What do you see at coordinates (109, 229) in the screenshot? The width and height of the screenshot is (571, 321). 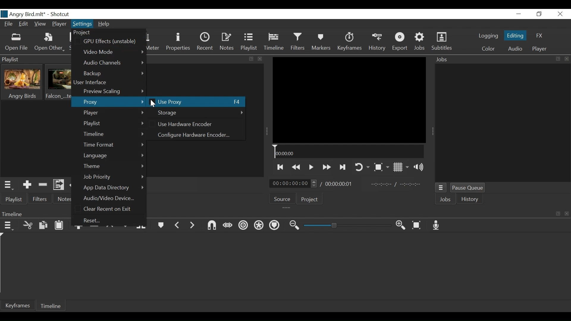 I see `lift` at bounding box center [109, 229].